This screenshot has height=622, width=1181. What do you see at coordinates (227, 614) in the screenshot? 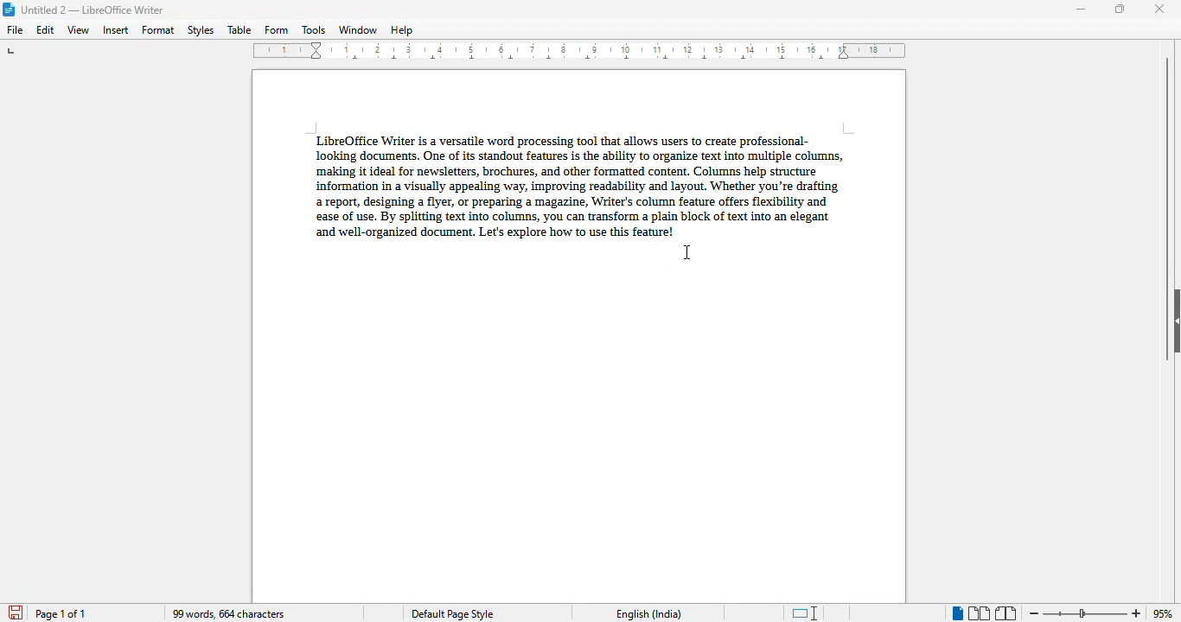
I see `99 words, 664 characters` at bounding box center [227, 614].